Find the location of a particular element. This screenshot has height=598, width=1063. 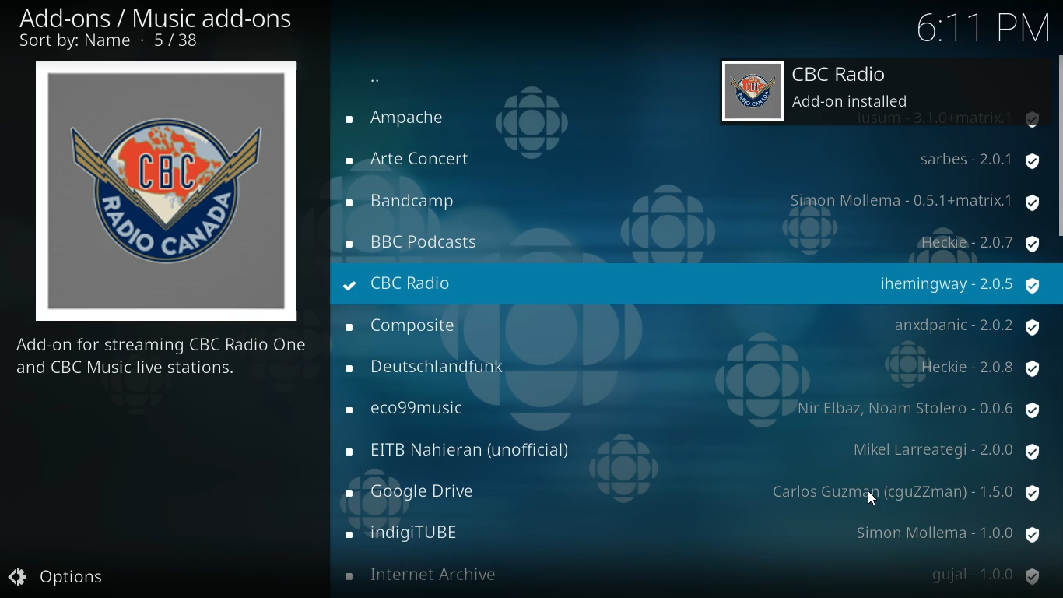

radio name is located at coordinates (423, 489).